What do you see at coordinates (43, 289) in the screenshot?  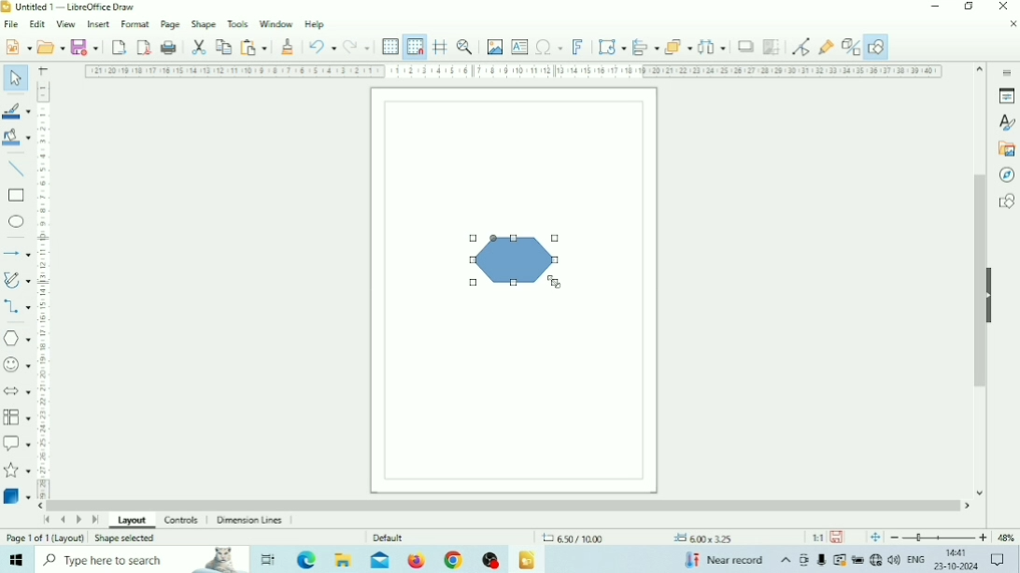 I see `Vertical scale` at bounding box center [43, 289].